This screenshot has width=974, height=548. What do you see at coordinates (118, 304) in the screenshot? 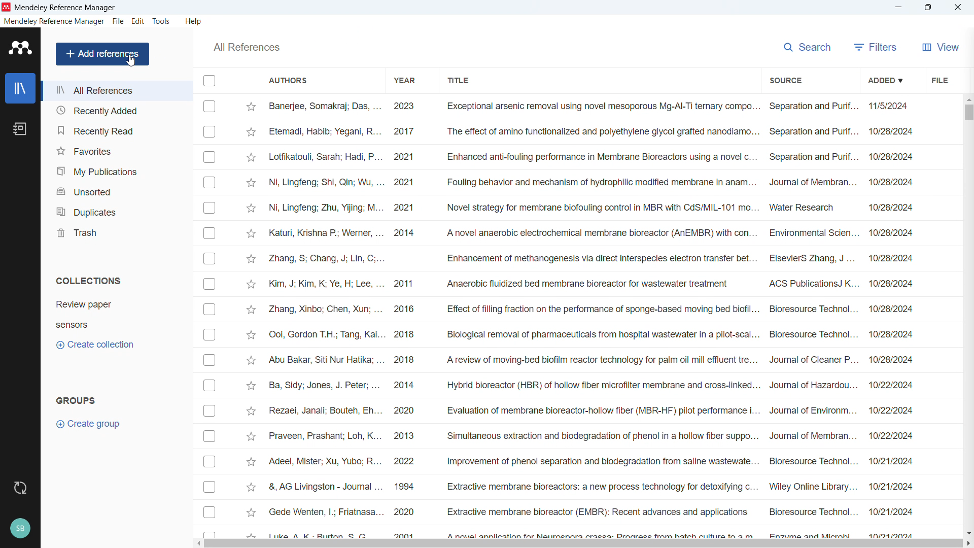
I see `Collection 1` at bounding box center [118, 304].